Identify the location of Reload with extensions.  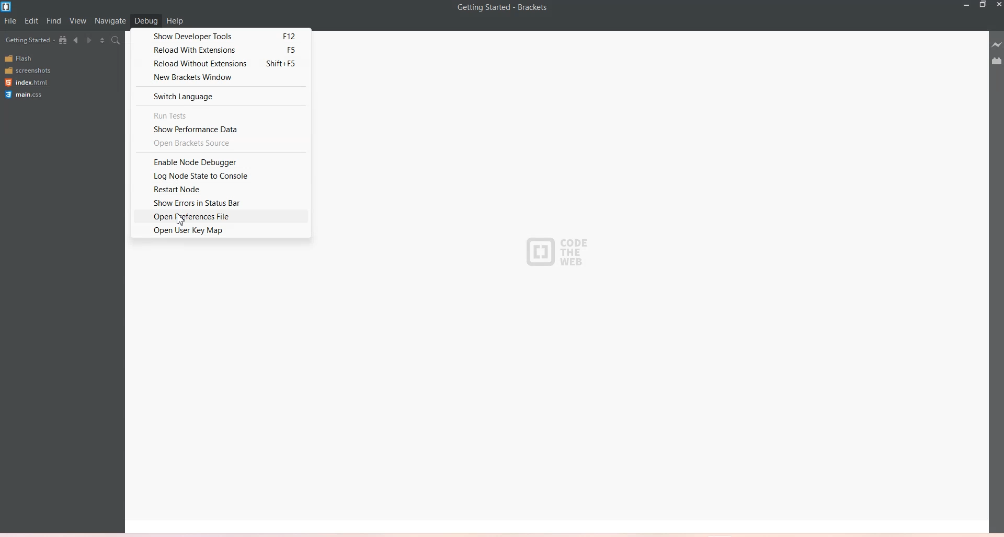
(221, 49).